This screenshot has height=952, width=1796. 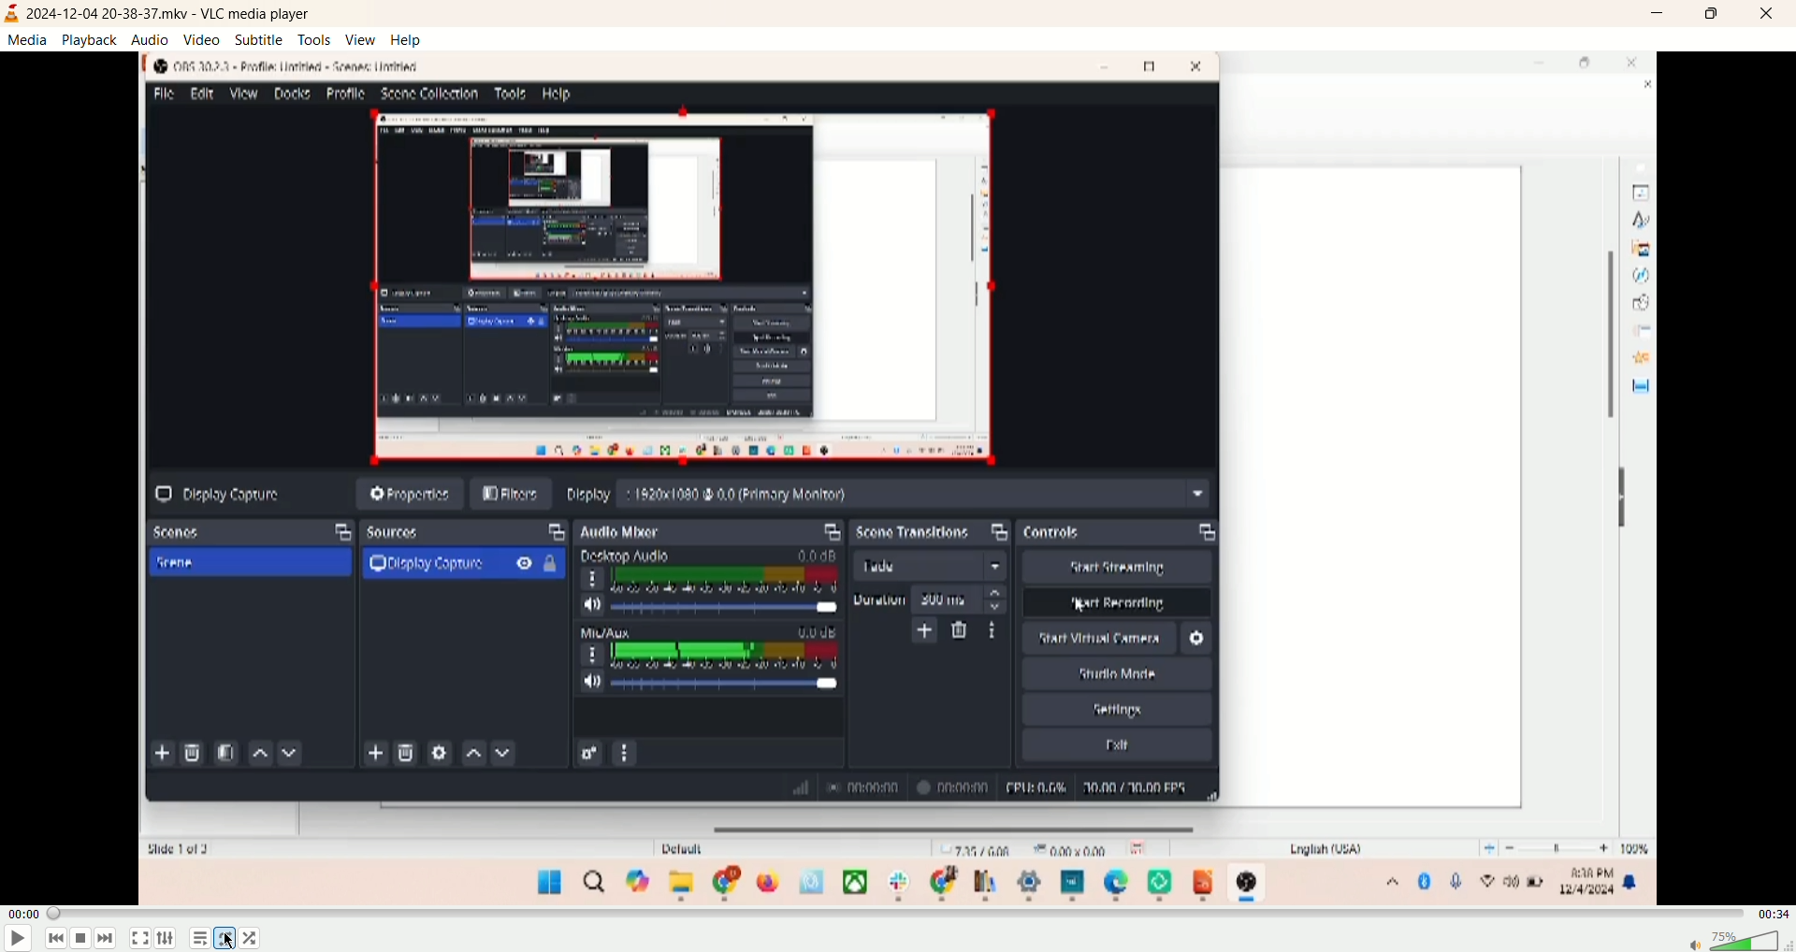 What do you see at coordinates (408, 40) in the screenshot?
I see `help` at bounding box center [408, 40].